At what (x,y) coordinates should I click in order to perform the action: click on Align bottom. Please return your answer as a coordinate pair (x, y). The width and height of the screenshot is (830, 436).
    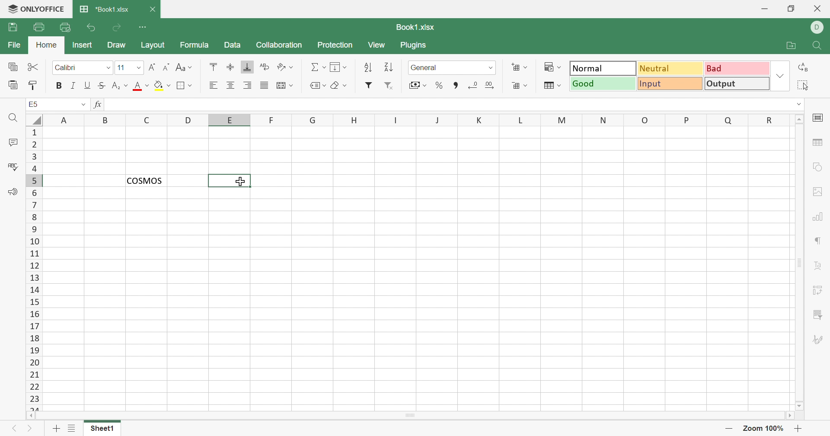
    Looking at the image, I should click on (248, 67).